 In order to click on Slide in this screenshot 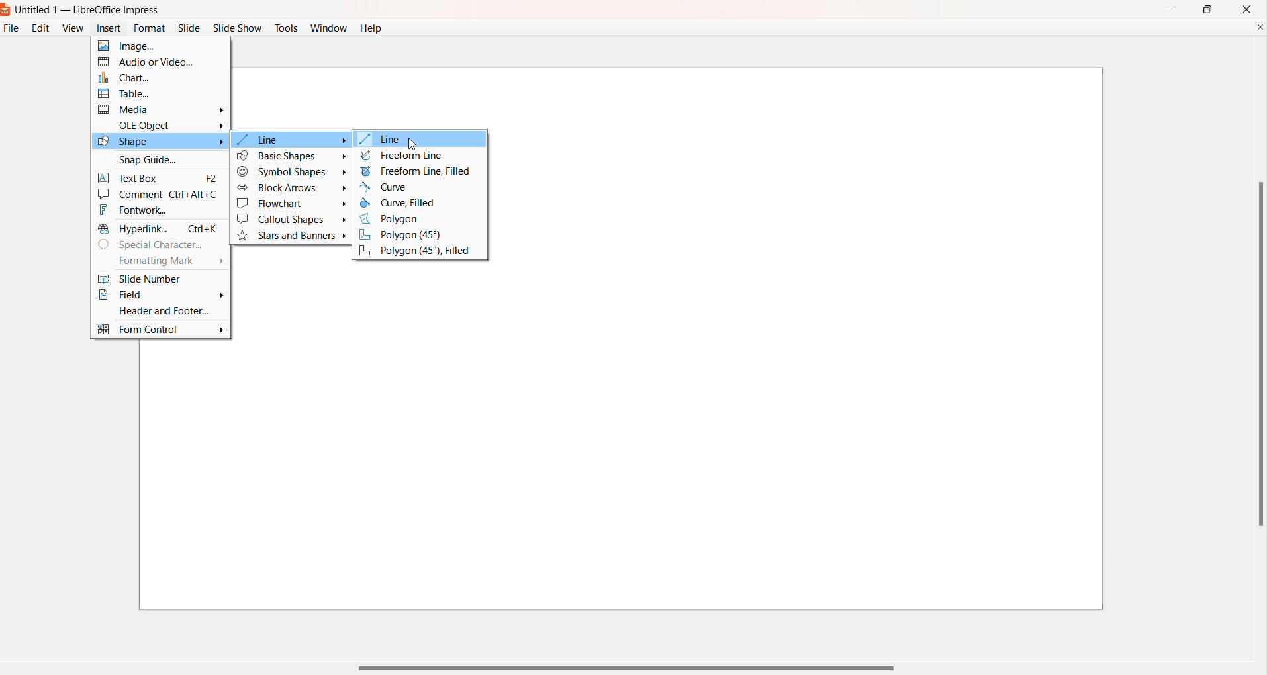, I will do `click(189, 28)`.